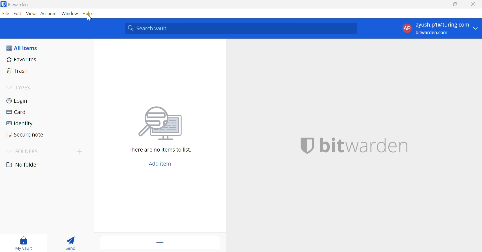 The width and height of the screenshot is (482, 252). What do you see at coordinates (47, 113) in the screenshot?
I see `Card` at bounding box center [47, 113].